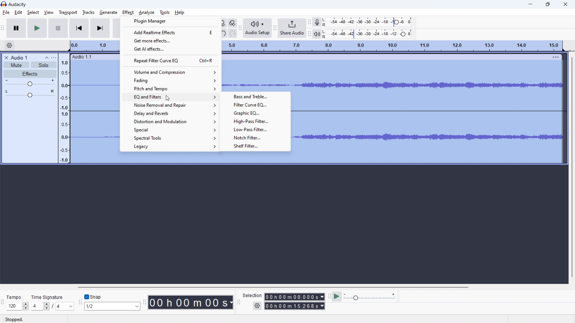 The height and width of the screenshot is (323, 575). Describe the element at coordinates (224, 33) in the screenshot. I see `undo` at that location.